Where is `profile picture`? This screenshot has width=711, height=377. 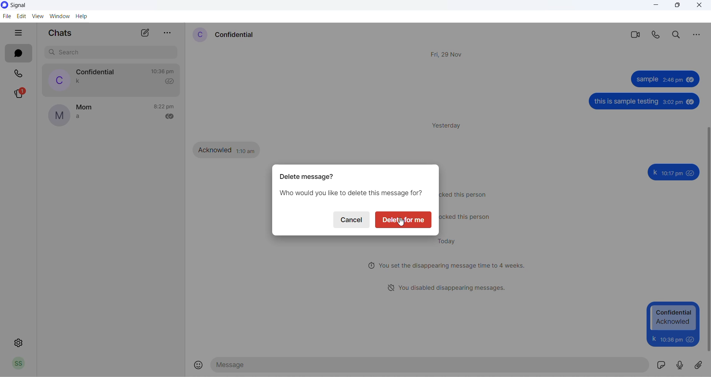 profile picture is located at coordinates (57, 80).